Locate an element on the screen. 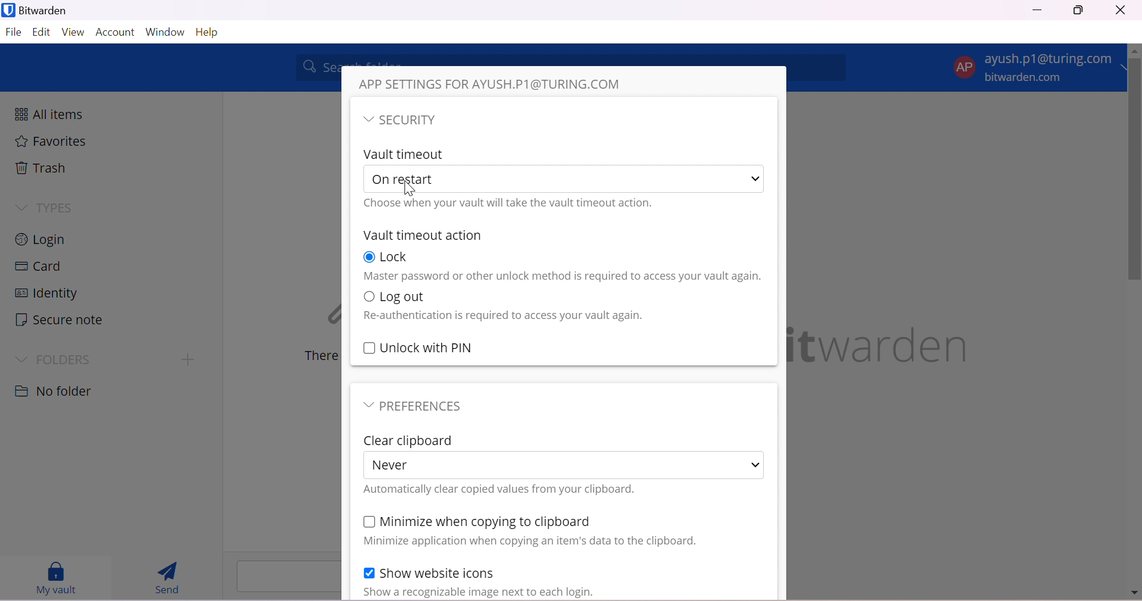  Choose when you will take the vault timeout action. is located at coordinates (510, 203).